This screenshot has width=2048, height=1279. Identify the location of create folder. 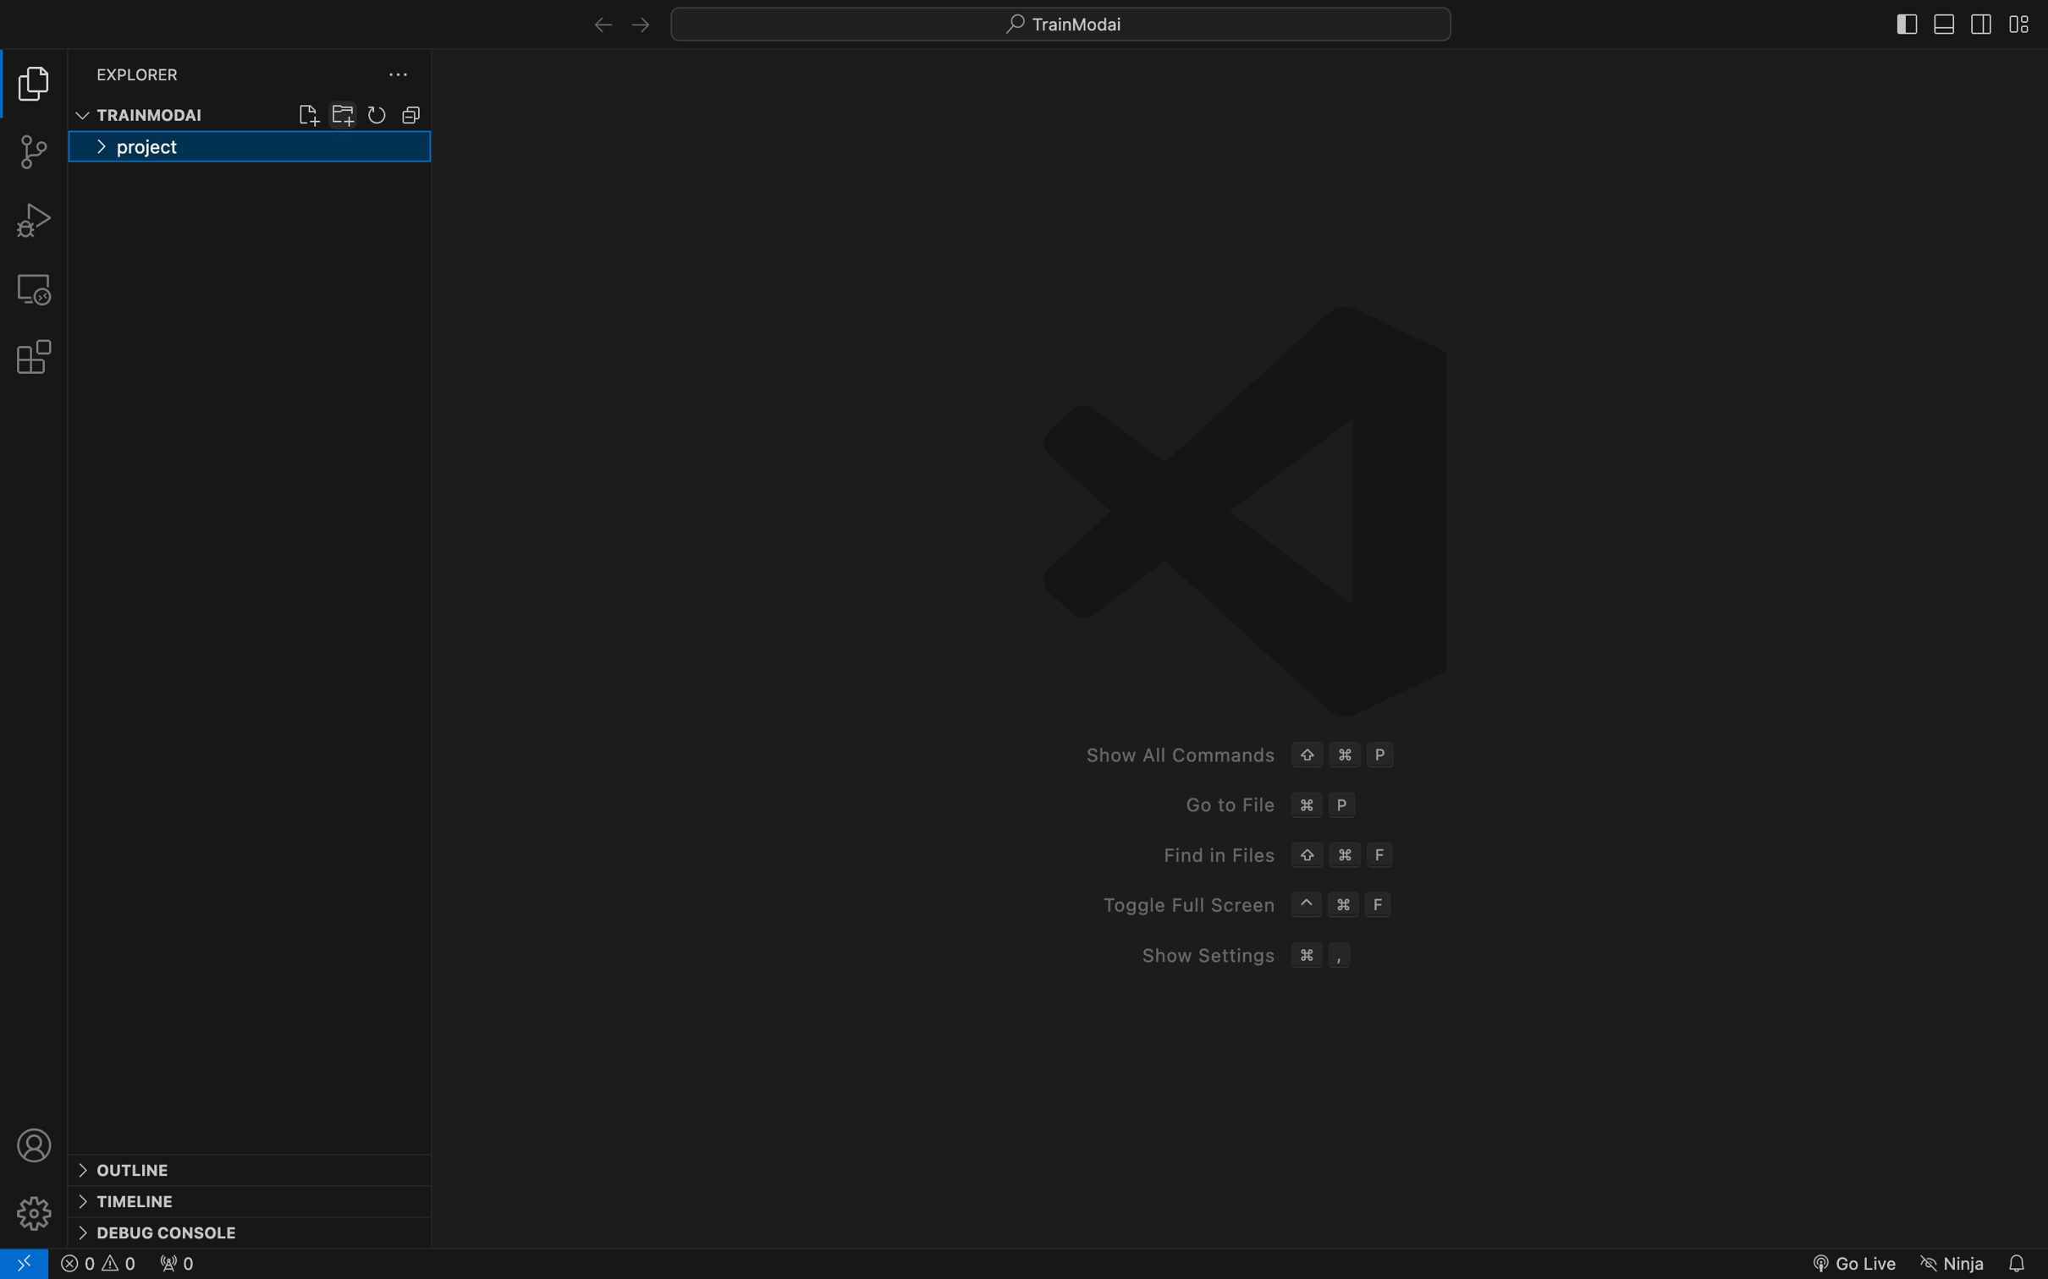
(345, 112).